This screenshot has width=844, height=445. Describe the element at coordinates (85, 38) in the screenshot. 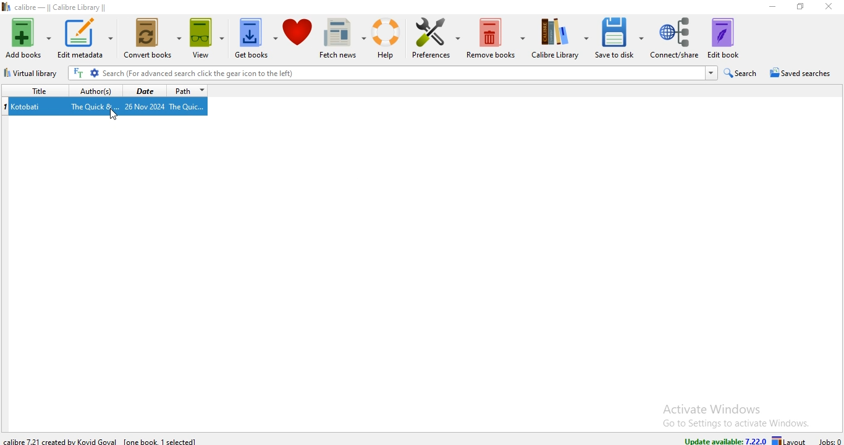

I see `edit metadata` at that location.